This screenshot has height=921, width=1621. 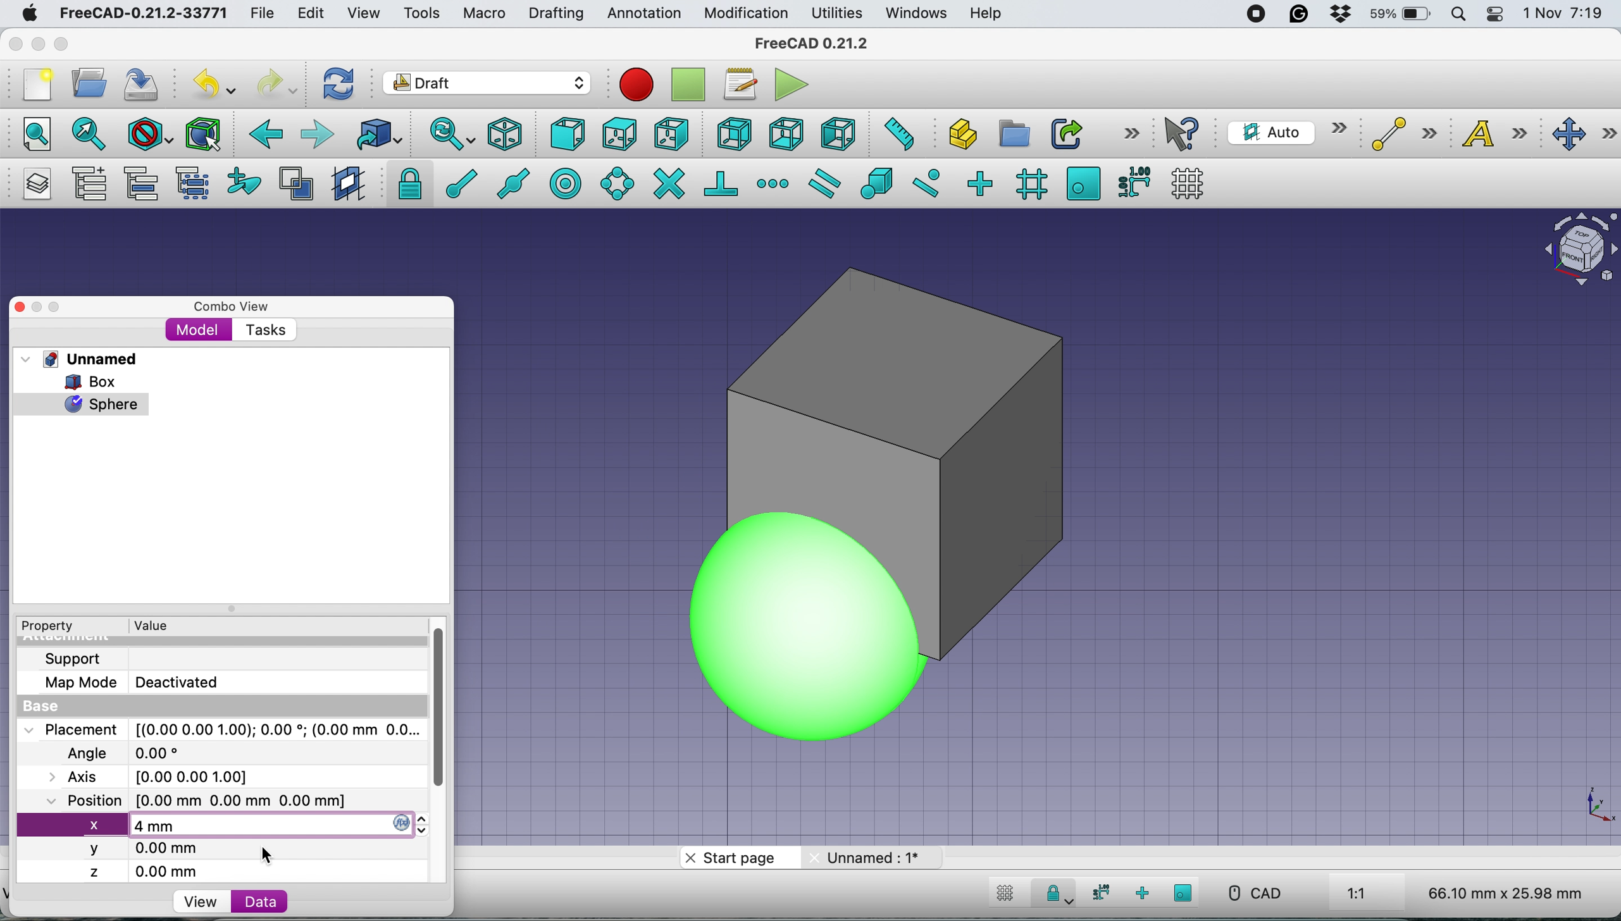 I want to click on grammarly, so click(x=1299, y=14).